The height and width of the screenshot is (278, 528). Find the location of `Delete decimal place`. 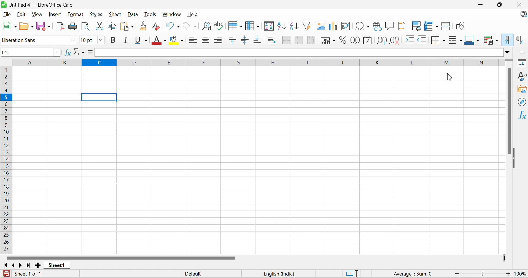

Delete decimal place is located at coordinates (395, 40).